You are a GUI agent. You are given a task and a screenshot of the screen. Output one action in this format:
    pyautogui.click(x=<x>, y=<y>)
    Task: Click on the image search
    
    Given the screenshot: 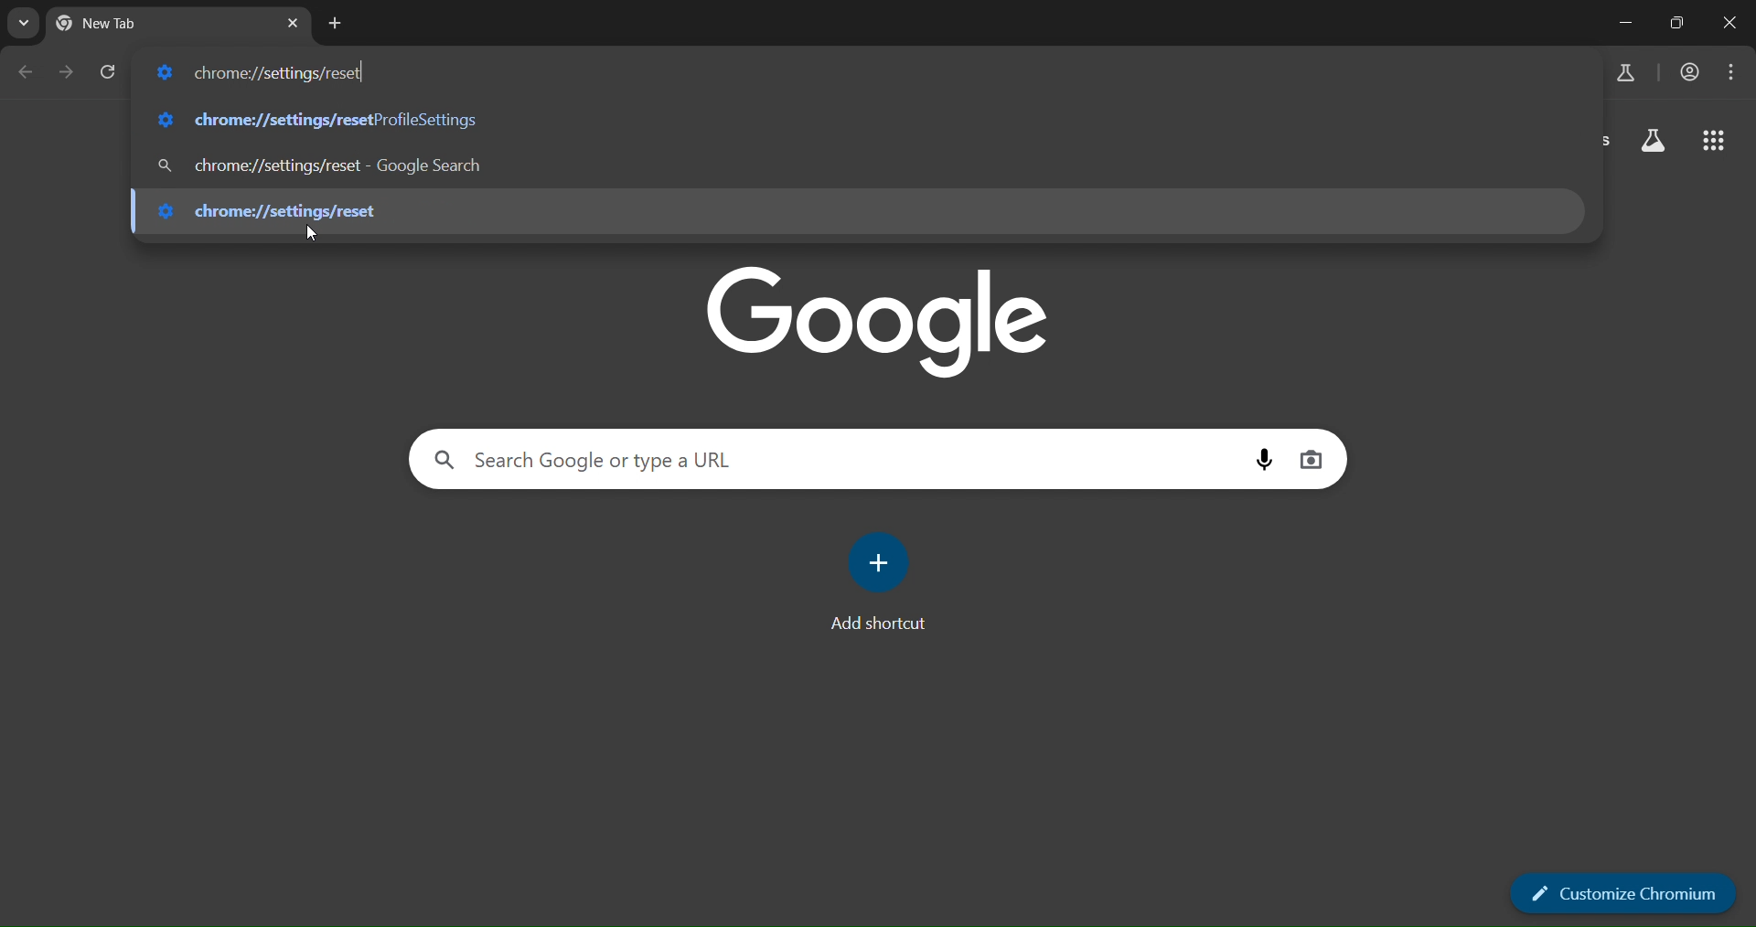 What is the action you would take?
    pyautogui.click(x=1312, y=457)
    